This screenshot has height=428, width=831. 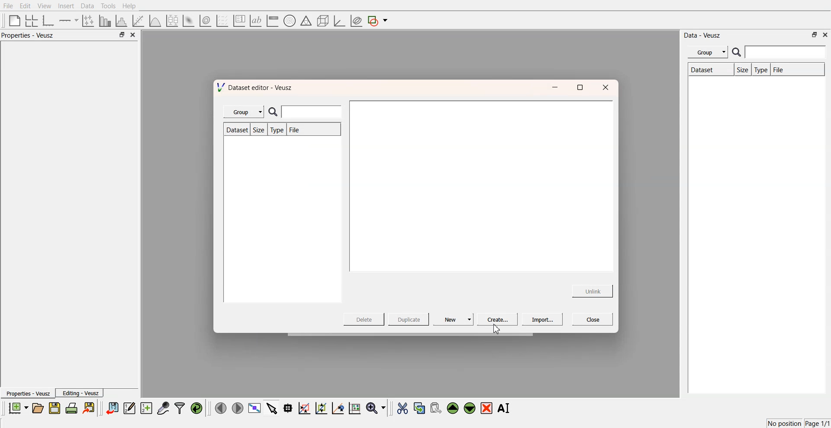 I want to click on blank page, so click(x=13, y=20).